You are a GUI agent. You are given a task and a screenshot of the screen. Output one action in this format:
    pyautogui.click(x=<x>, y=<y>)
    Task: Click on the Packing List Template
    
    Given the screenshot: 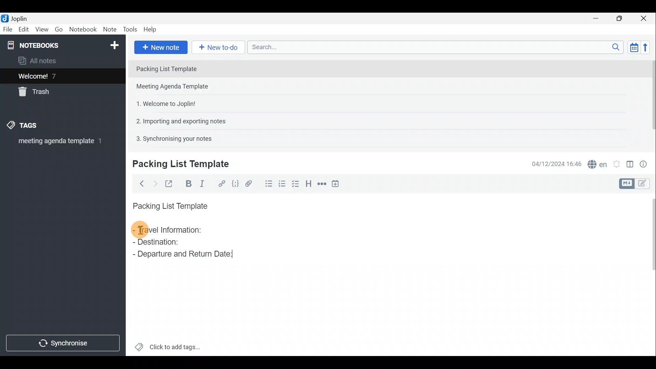 What is the action you would take?
    pyautogui.click(x=169, y=204)
    